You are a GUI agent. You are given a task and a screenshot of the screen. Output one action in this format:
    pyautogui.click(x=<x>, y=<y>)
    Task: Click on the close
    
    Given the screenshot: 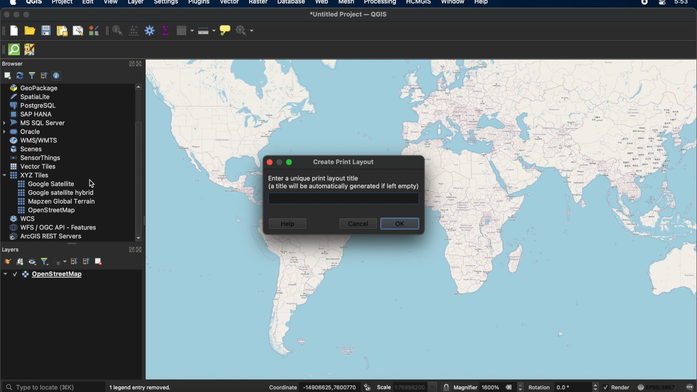 What is the action you would take?
    pyautogui.click(x=141, y=250)
    